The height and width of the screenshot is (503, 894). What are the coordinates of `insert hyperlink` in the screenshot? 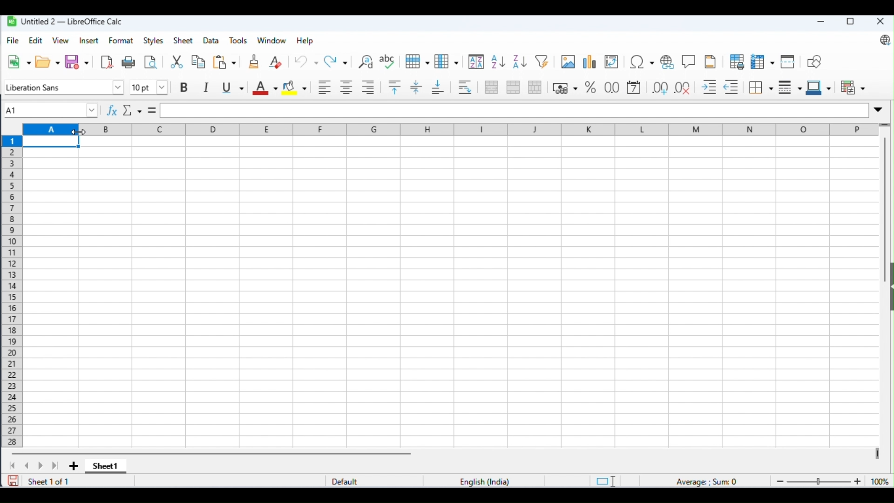 It's located at (670, 62).